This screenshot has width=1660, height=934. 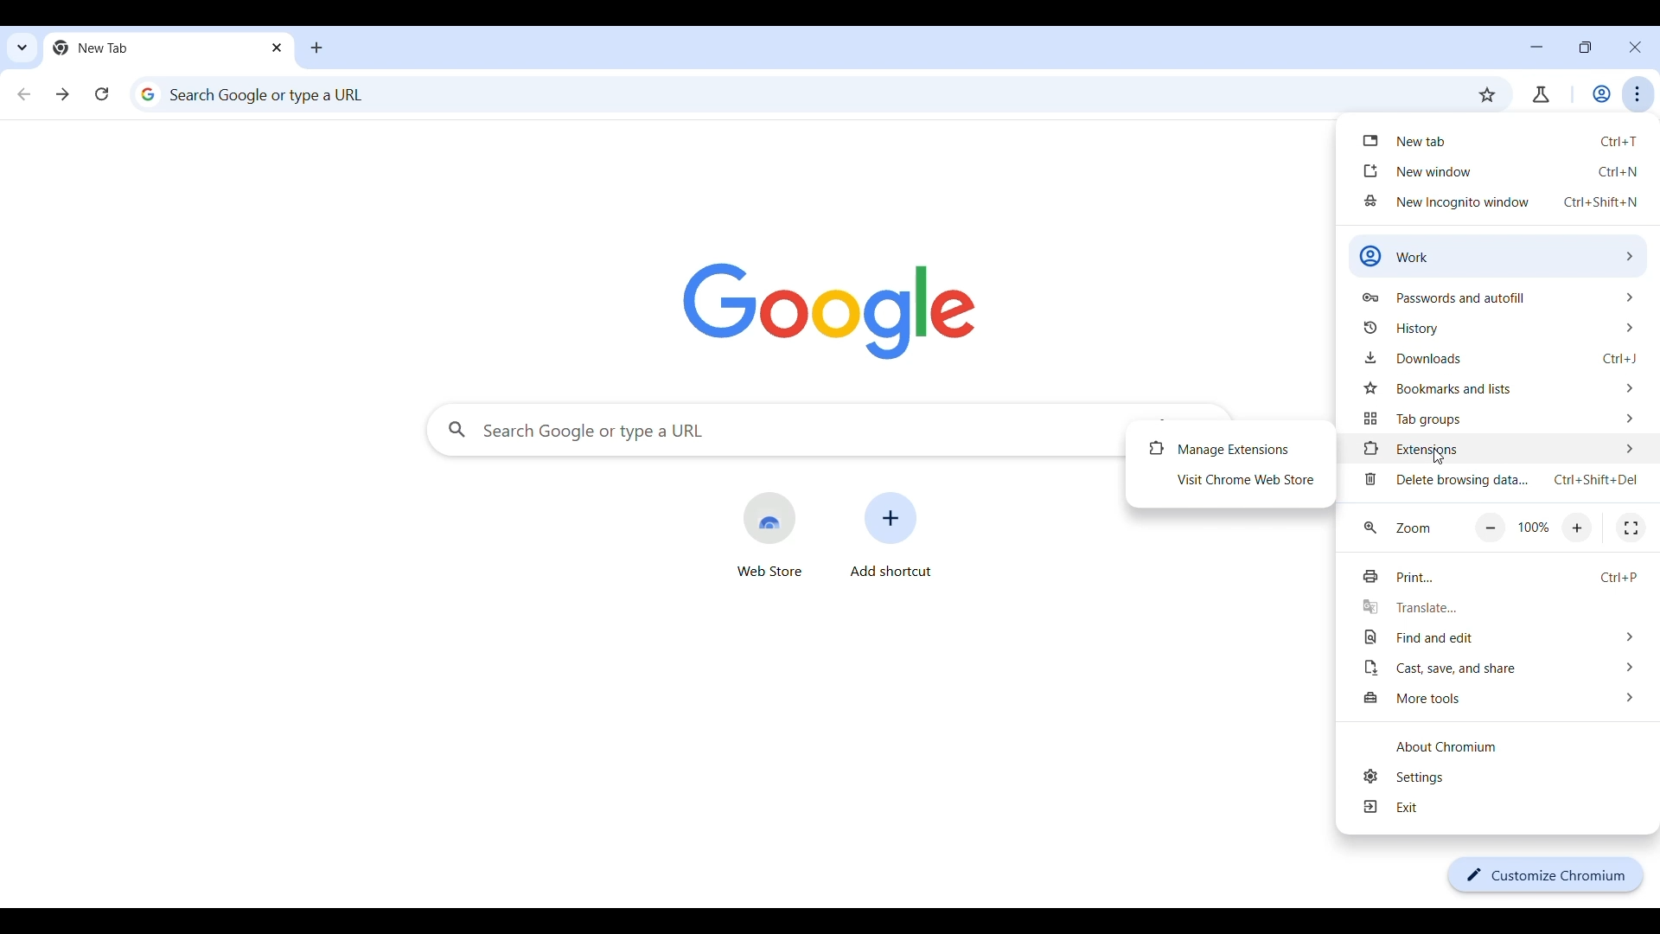 I want to click on Search Google or enter web link, so click(x=774, y=430).